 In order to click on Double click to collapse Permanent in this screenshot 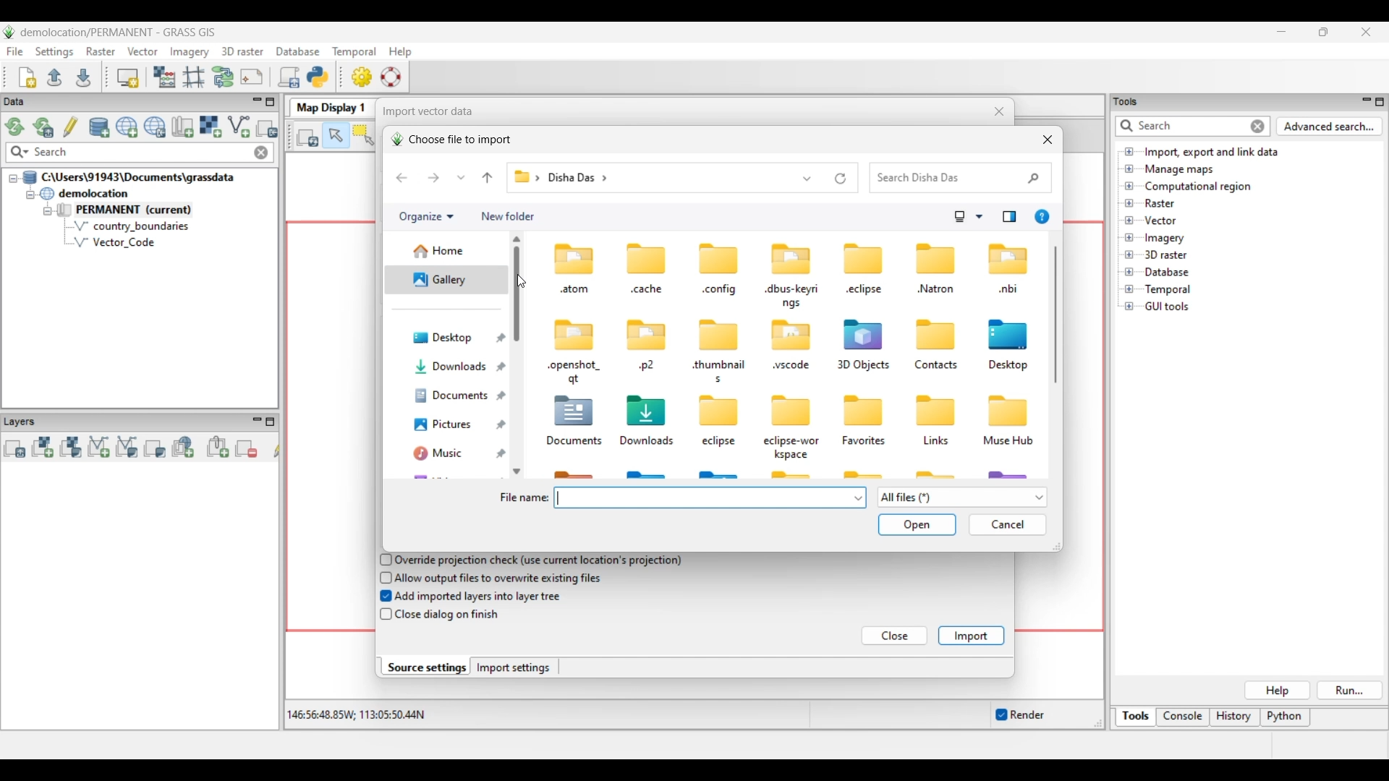, I will do `click(144, 210)`.